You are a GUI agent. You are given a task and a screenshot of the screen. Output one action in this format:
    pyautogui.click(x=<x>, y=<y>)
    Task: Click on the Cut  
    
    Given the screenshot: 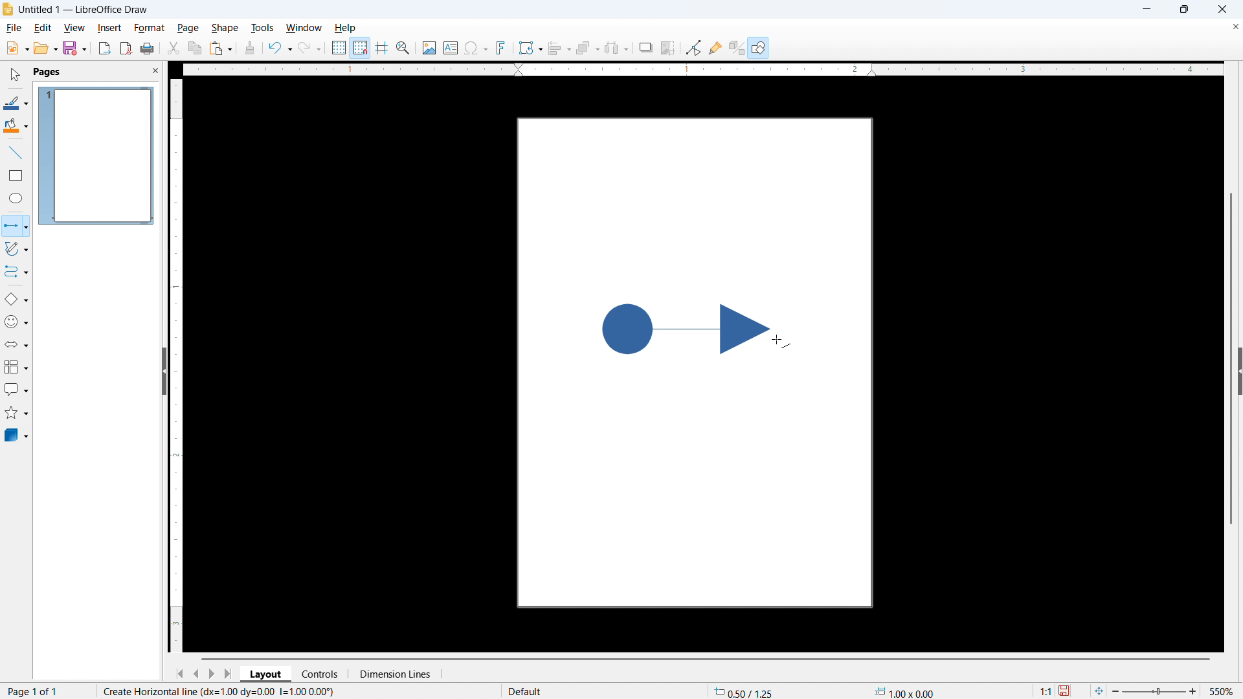 What is the action you would take?
    pyautogui.click(x=174, y=49)
    